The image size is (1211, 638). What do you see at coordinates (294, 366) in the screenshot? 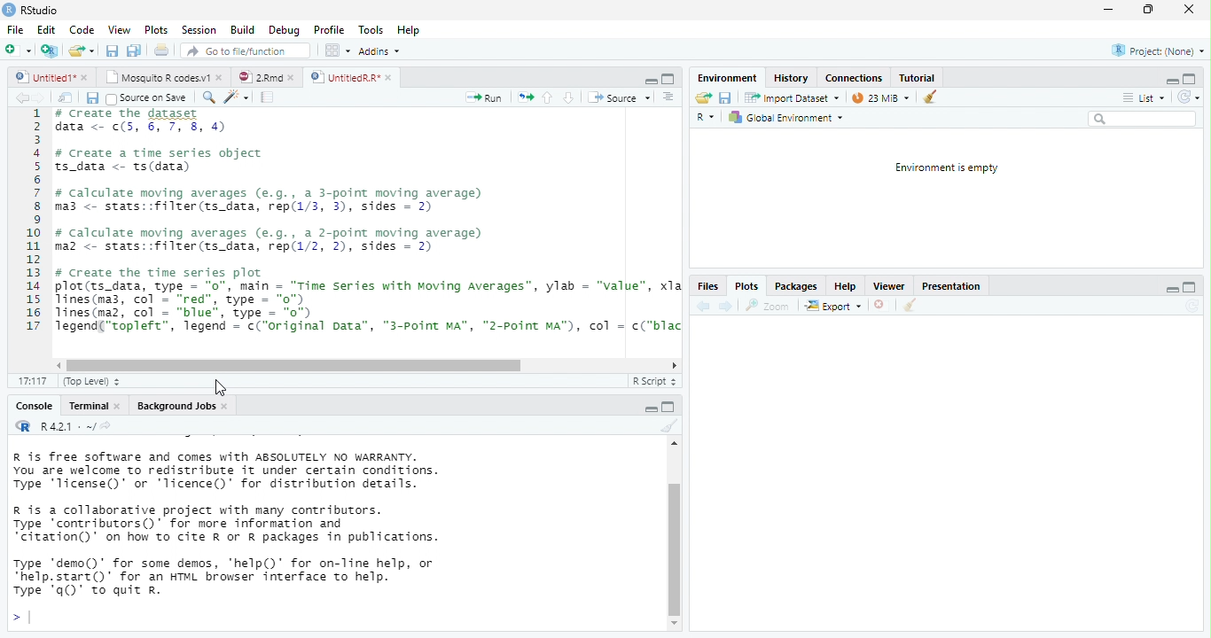
I see `horizontal scrollbar` at bounding box center [294, 366].